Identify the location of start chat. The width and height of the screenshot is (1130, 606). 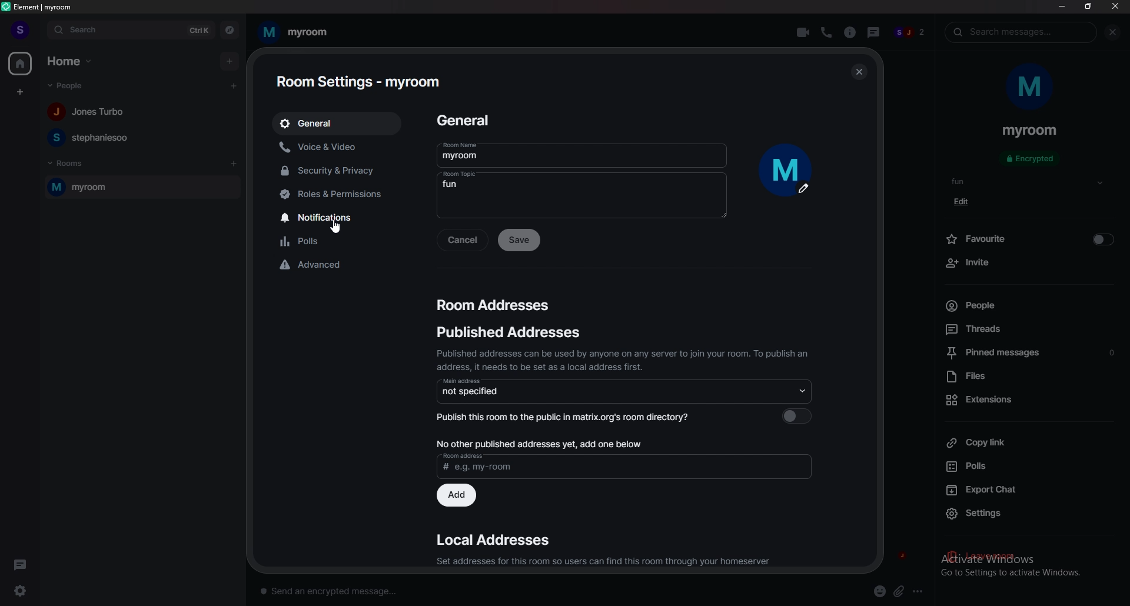
(235, 85).